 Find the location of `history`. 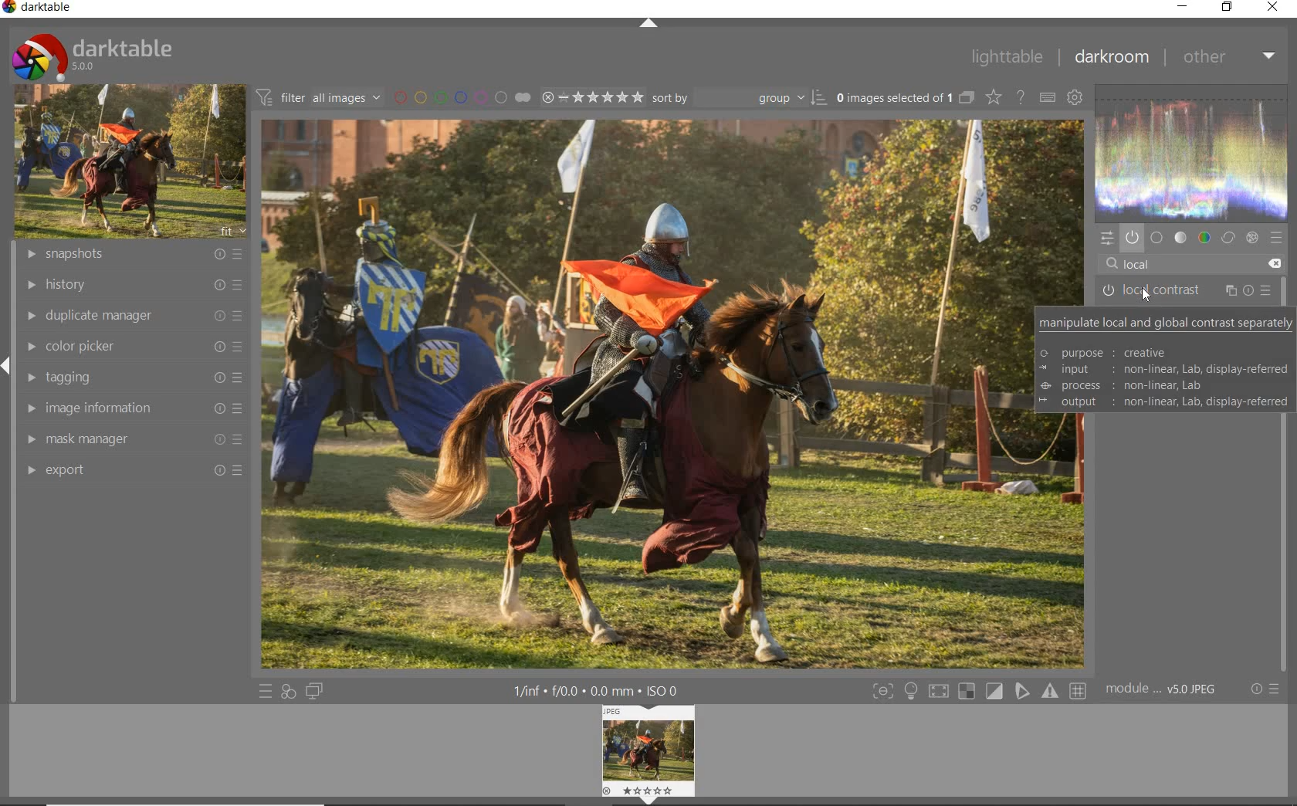

history is located at coordinates (133, 284).